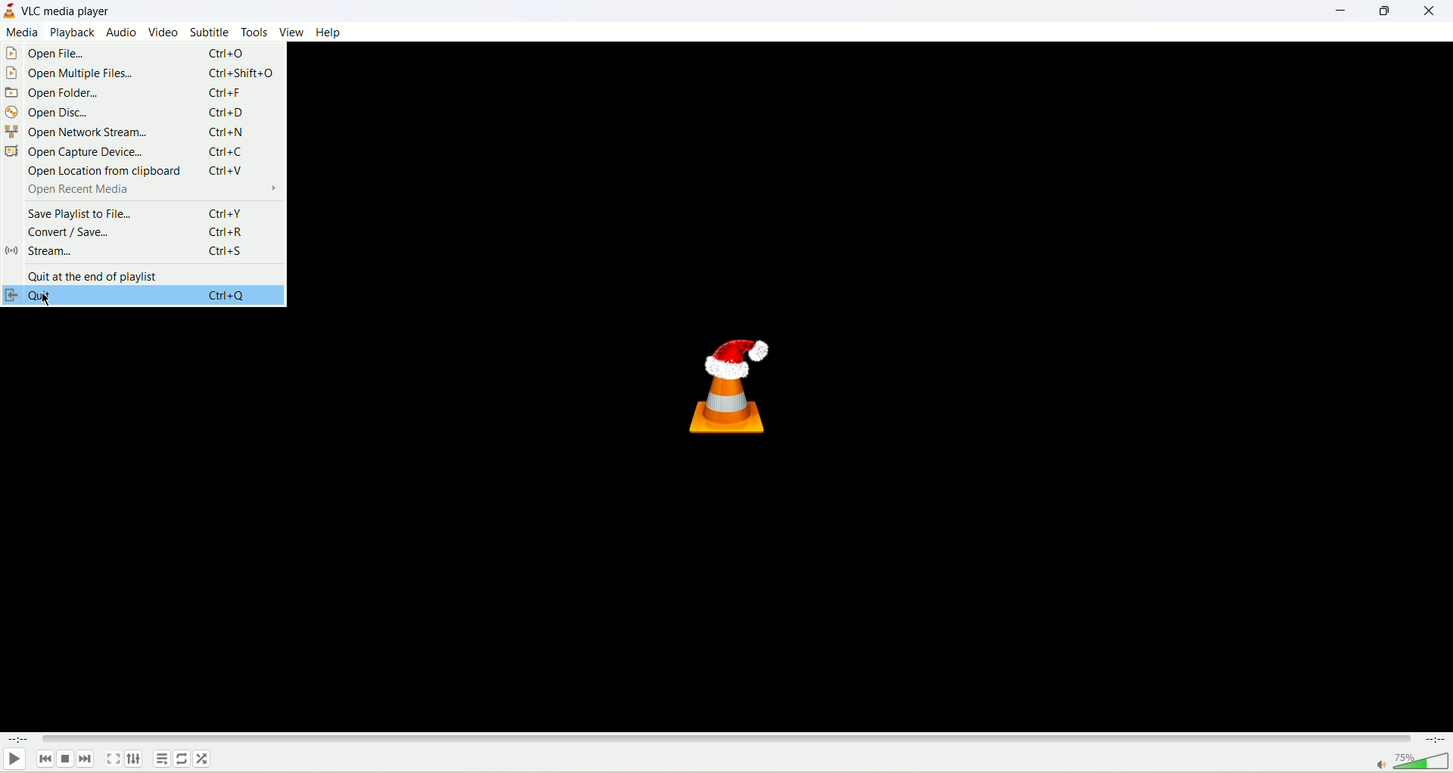 The width and height of the screenshot is (1453, 773). What do you see at coordinates (145, 54) in the screenshot?
I see `open file` at bounding box center [145, 54].